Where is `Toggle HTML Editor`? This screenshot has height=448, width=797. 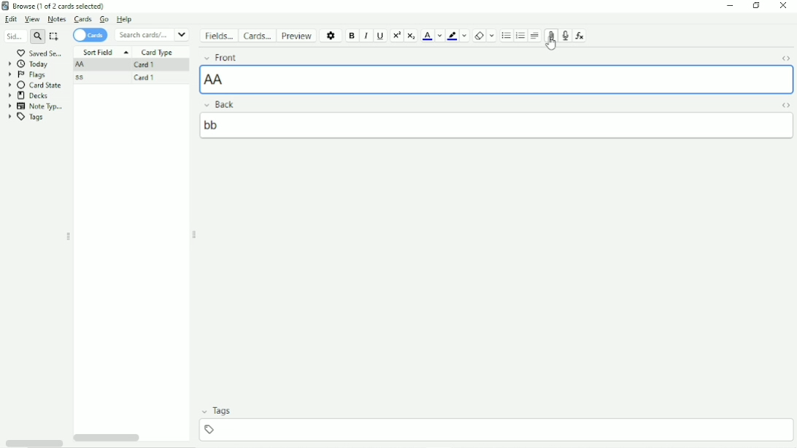 Toggle HTML Editor is located at coordinates (30, 444).